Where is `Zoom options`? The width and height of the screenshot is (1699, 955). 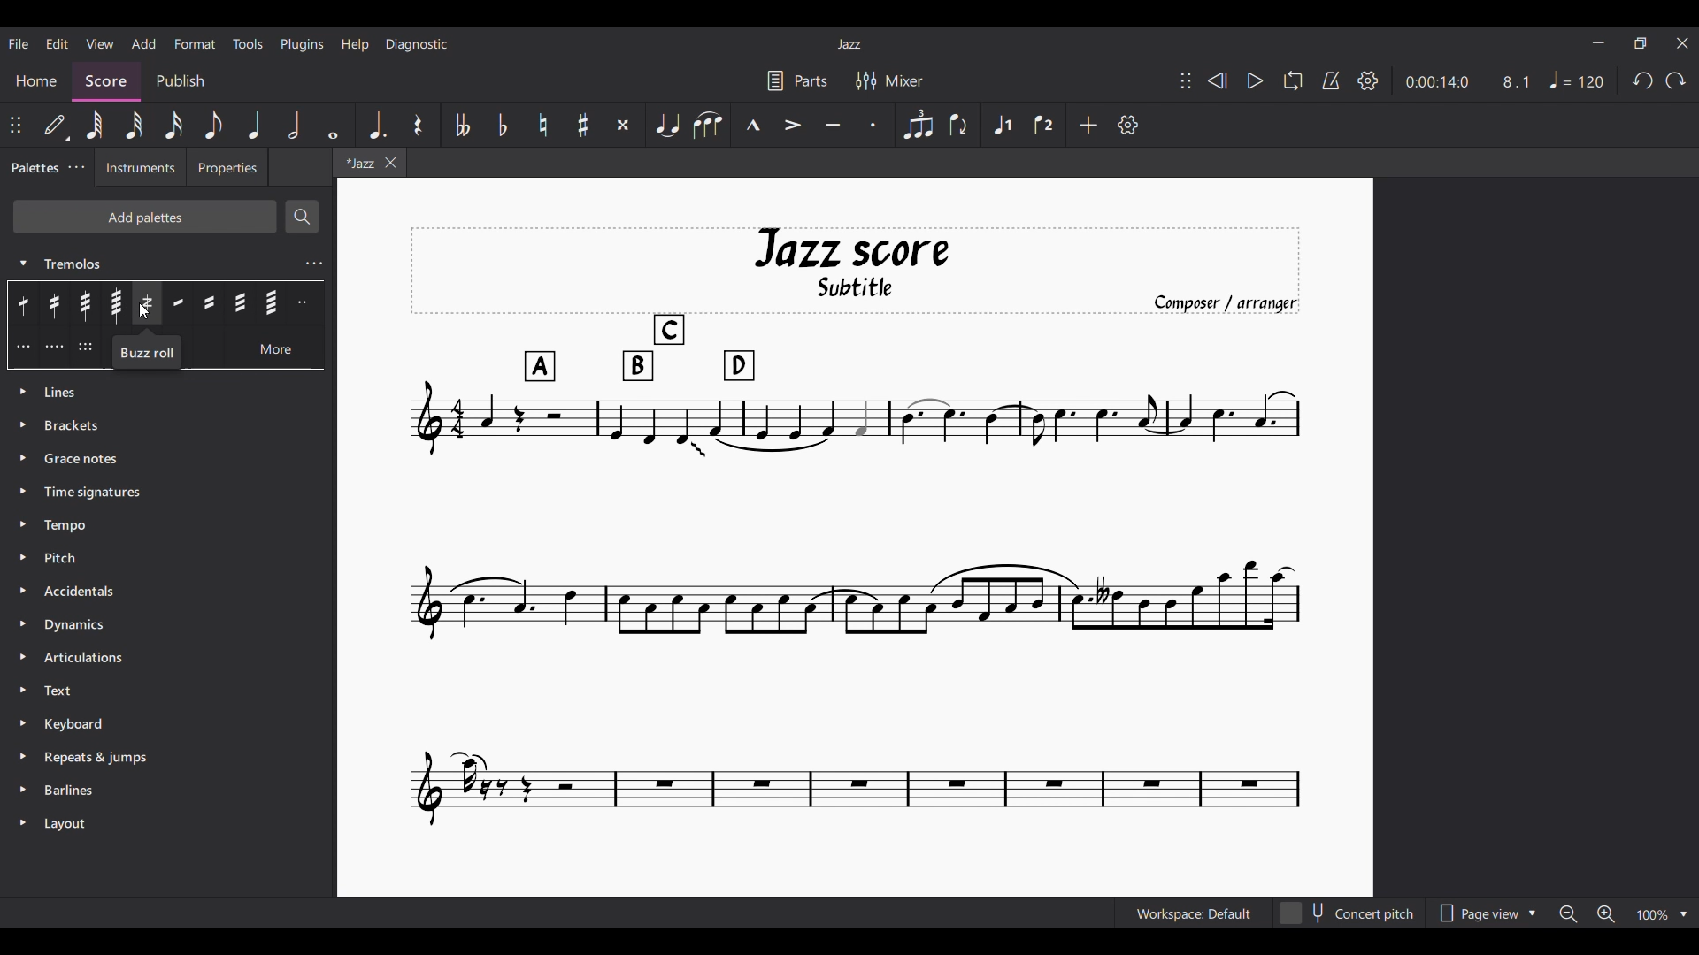
Zoom options is located at coordinates (1662, 913).